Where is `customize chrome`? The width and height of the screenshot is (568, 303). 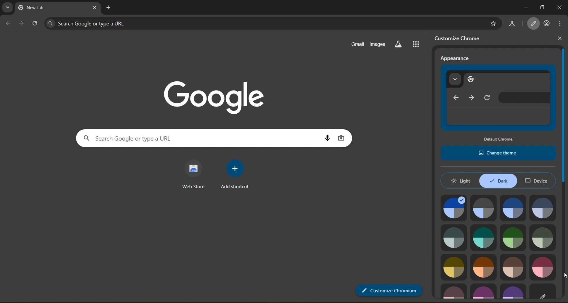 customize chrome is located at coordinates (461, 39).